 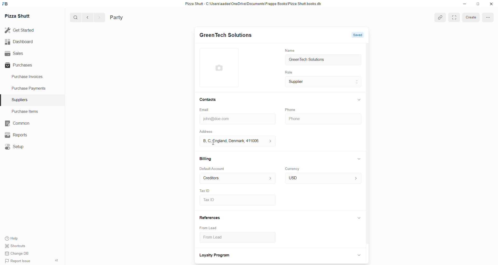 What do you see at coordinates (19, 254) in the screenshot?
I see ` Change DB` at bounding box center [19, 254].